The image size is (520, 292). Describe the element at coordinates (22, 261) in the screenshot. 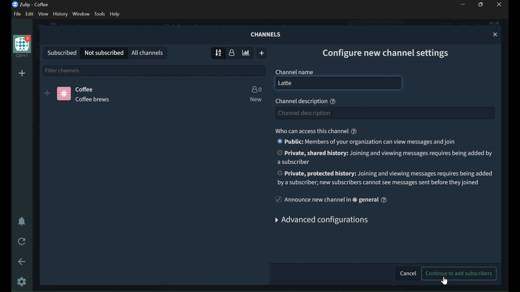

I see `GO BACK` at that location.